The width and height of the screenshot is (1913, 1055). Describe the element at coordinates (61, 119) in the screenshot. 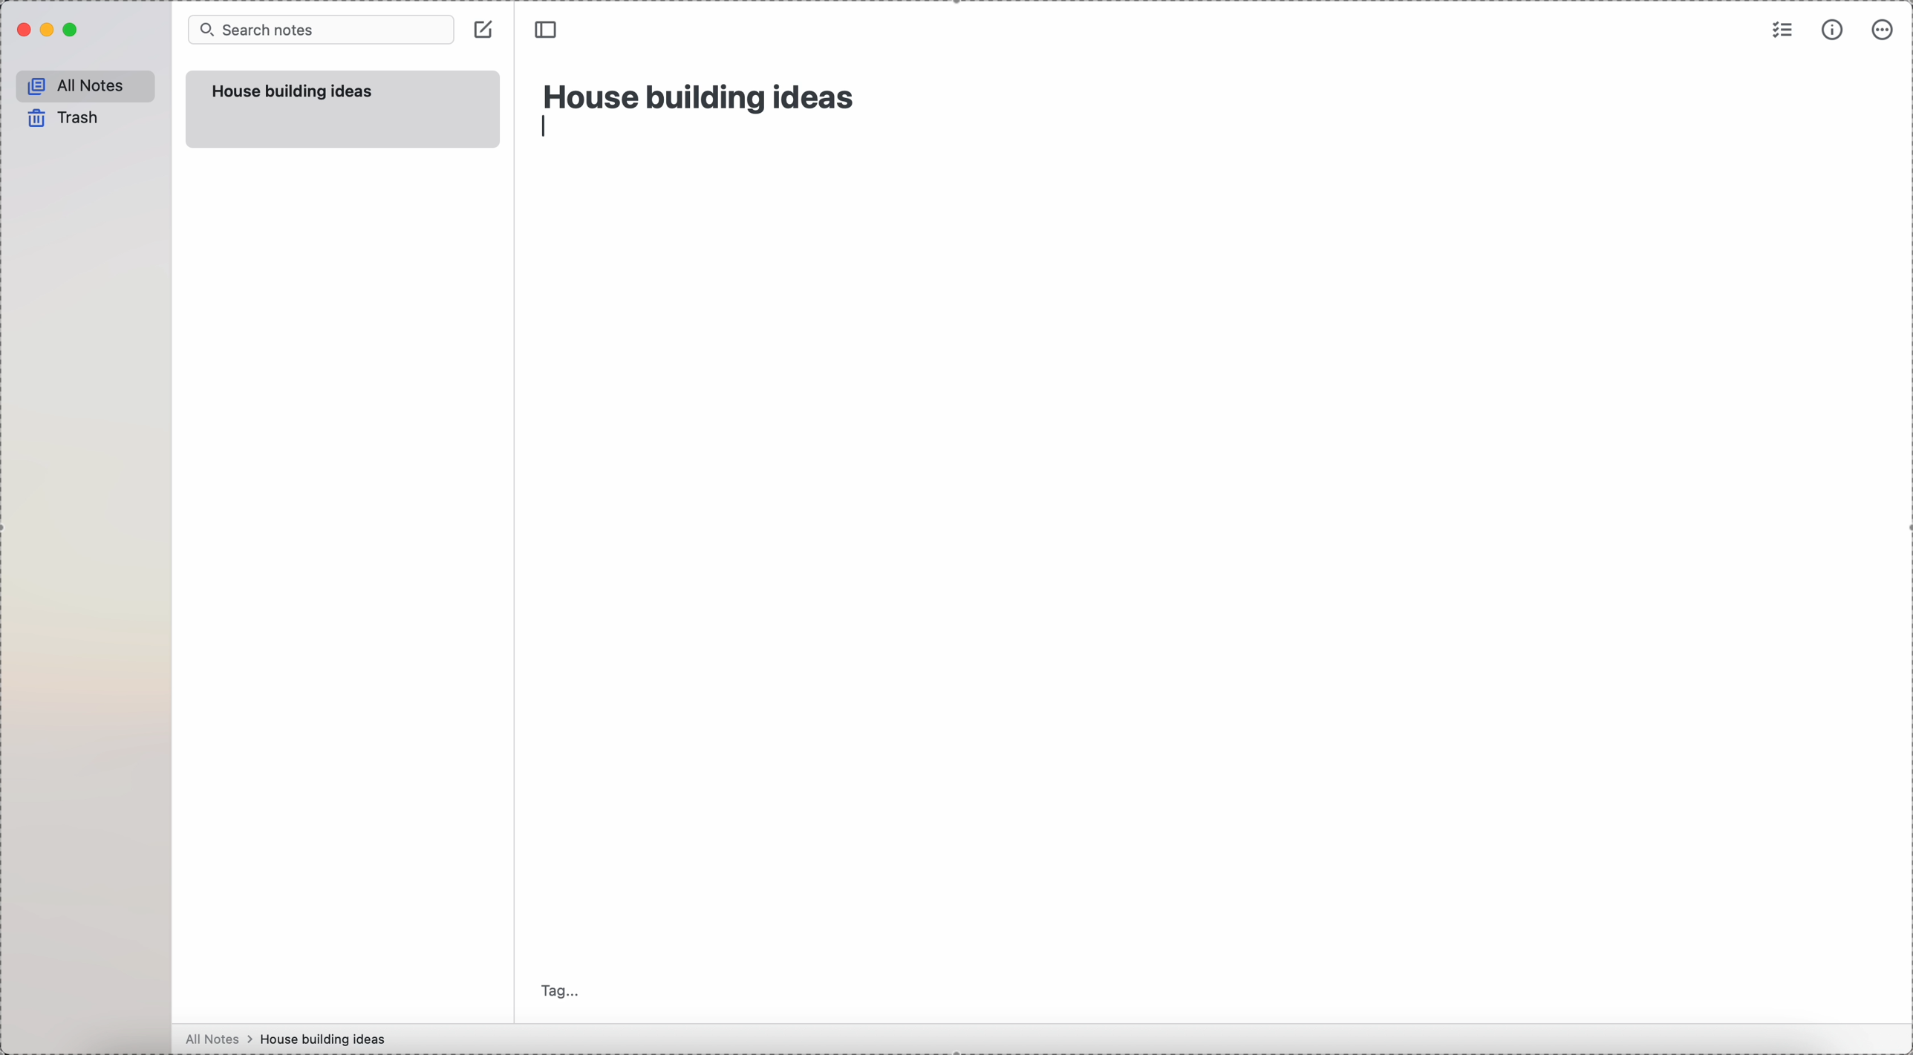

I see `trash` at that location.